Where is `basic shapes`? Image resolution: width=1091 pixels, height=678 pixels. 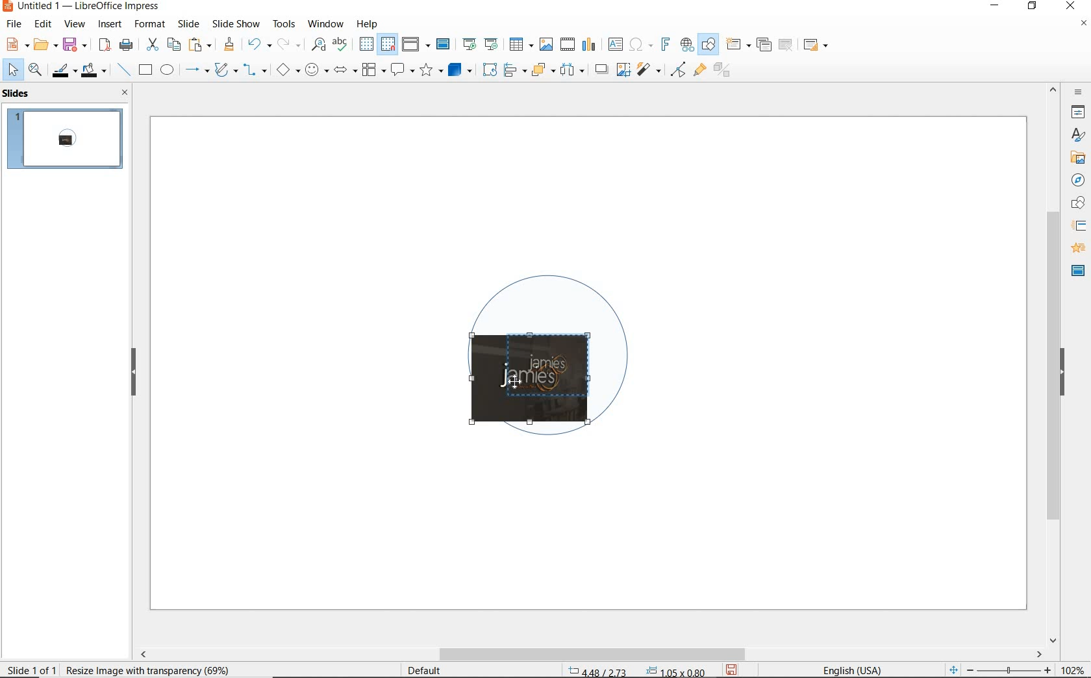 basic shapes is located at coordinates (288, 71).